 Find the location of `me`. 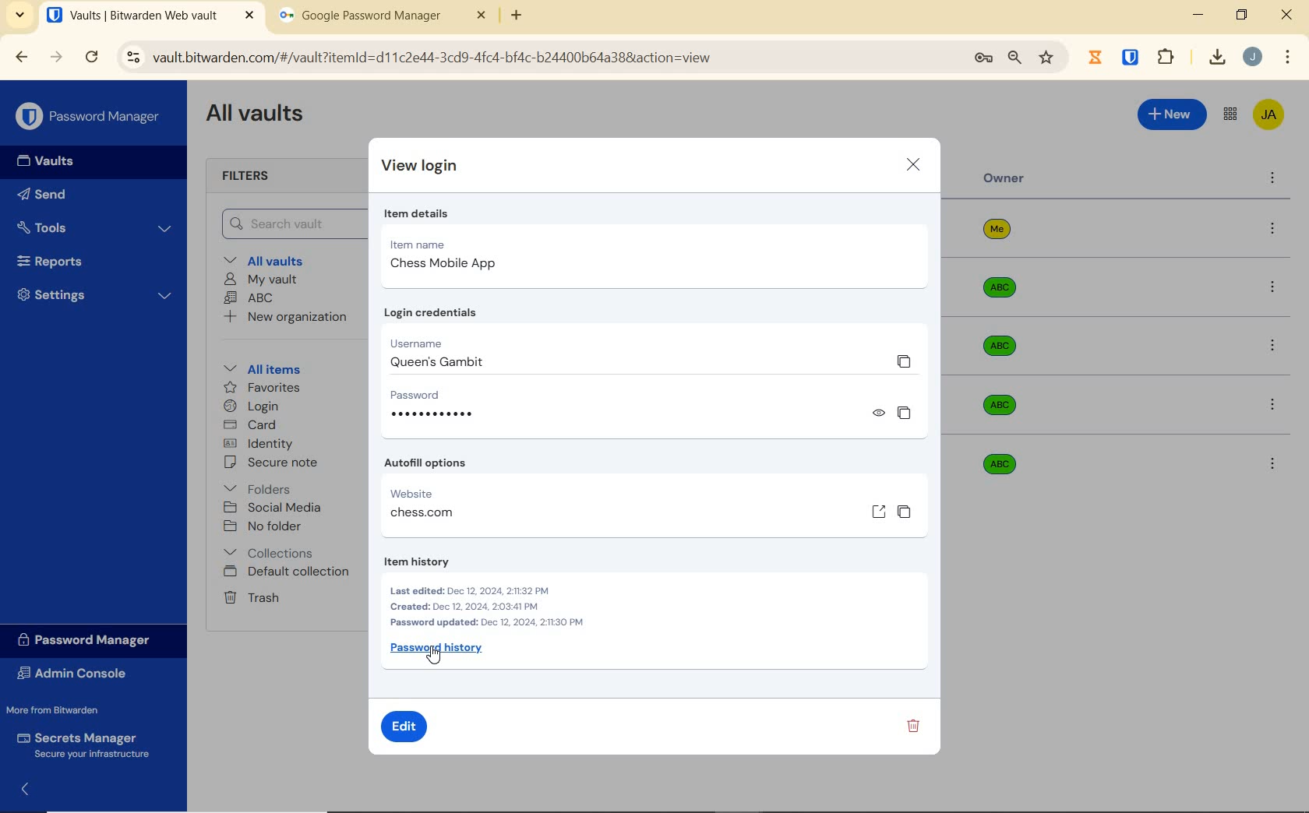

me is located at coordinates (997, 234).